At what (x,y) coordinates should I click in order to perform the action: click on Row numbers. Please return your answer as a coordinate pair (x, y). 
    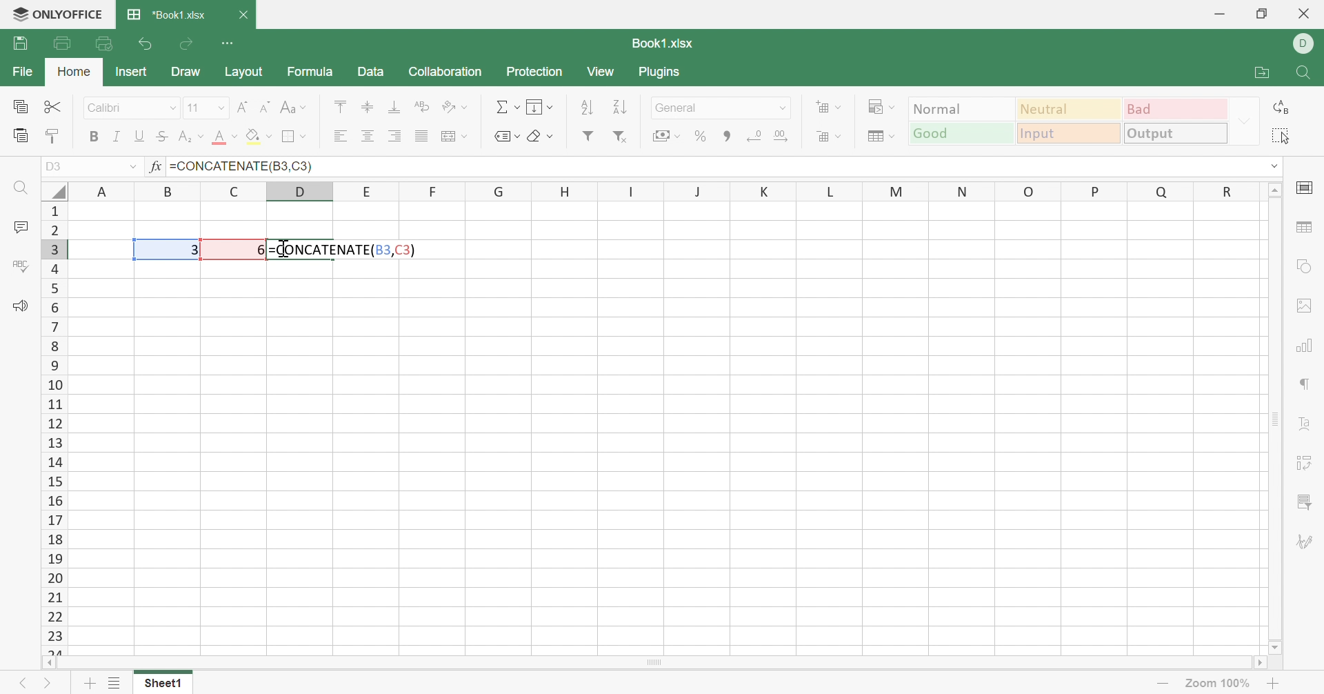
    Looking at the image, I should click on (54, 430).